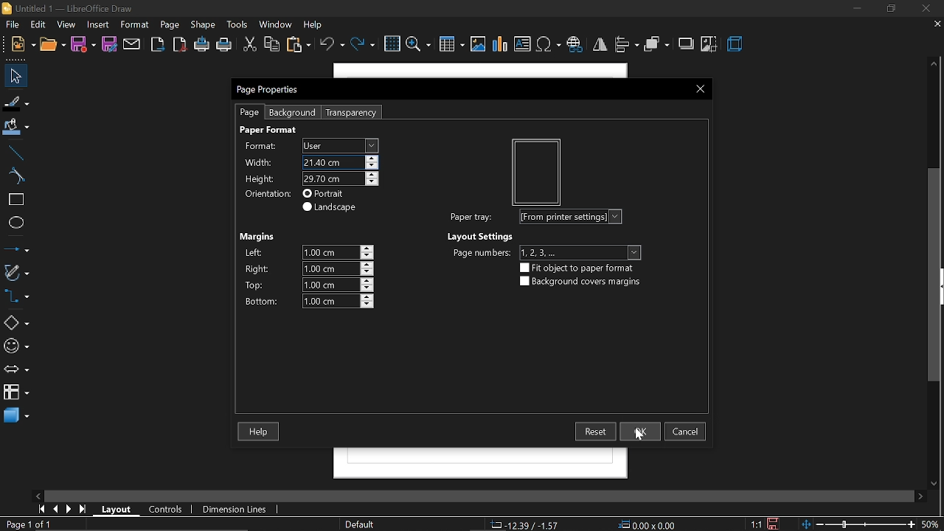 Image resolution: width=944 pixels, height=531 pixels. Describe the element at coordinates (37, 496) in the screenshot. I see `move left` at that location.